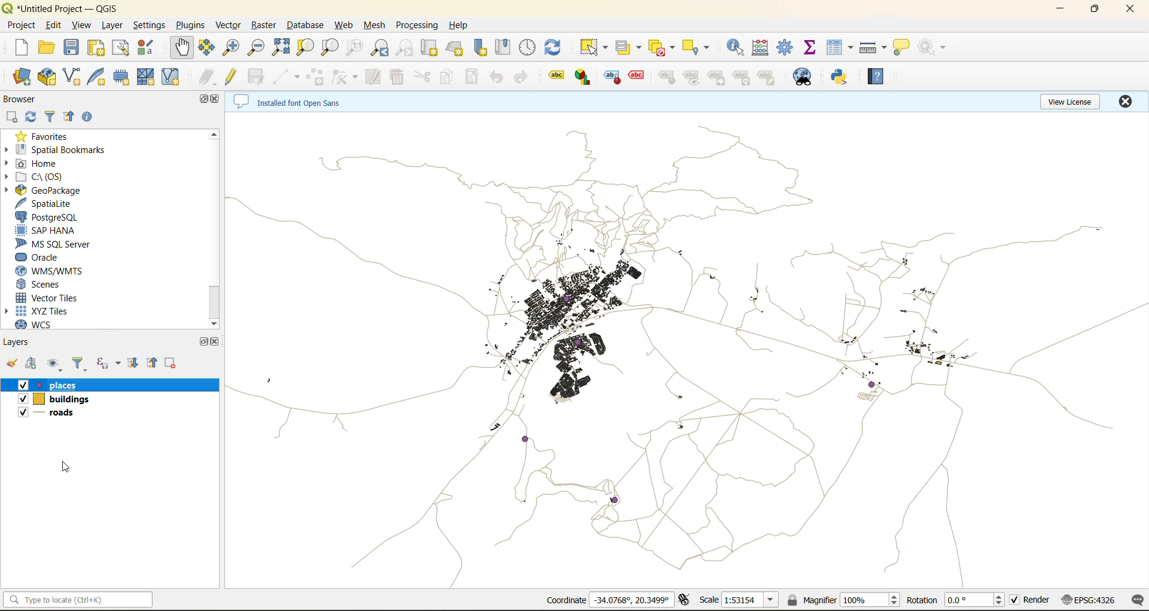  Describe the element at coordinates (528, 48) in the screenshot. I see `control panel` at that location.